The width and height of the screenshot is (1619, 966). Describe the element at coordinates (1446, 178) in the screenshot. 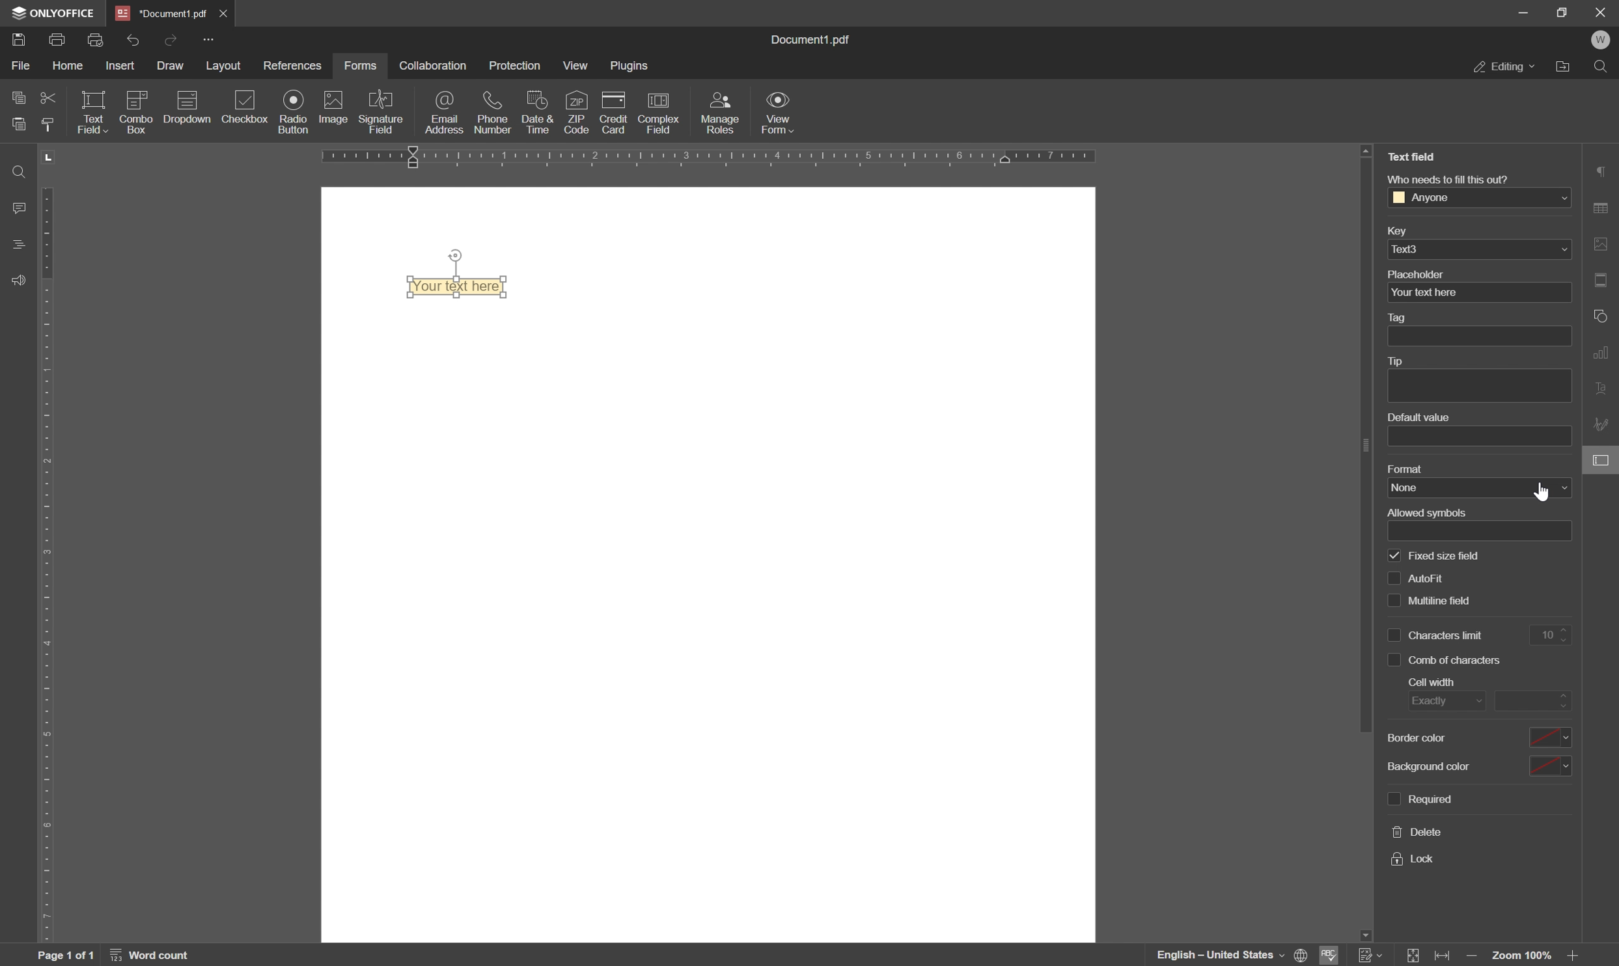

I see `who needs to fill this out?` at that location.